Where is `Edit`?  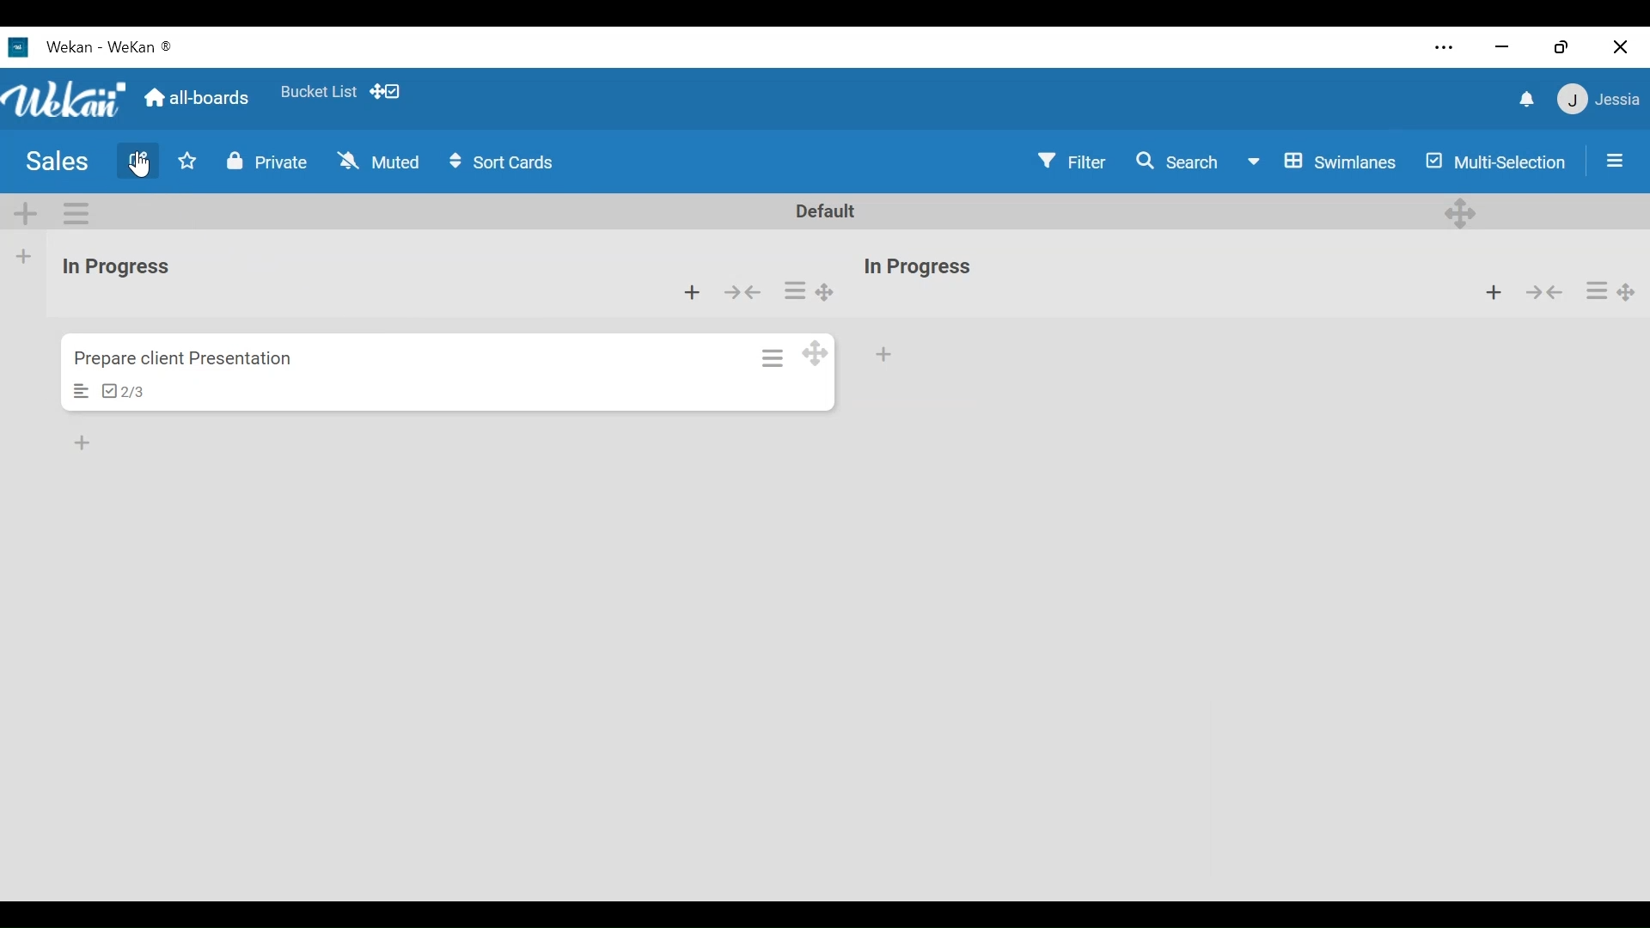 Edit is located at coordinates (138, 158).